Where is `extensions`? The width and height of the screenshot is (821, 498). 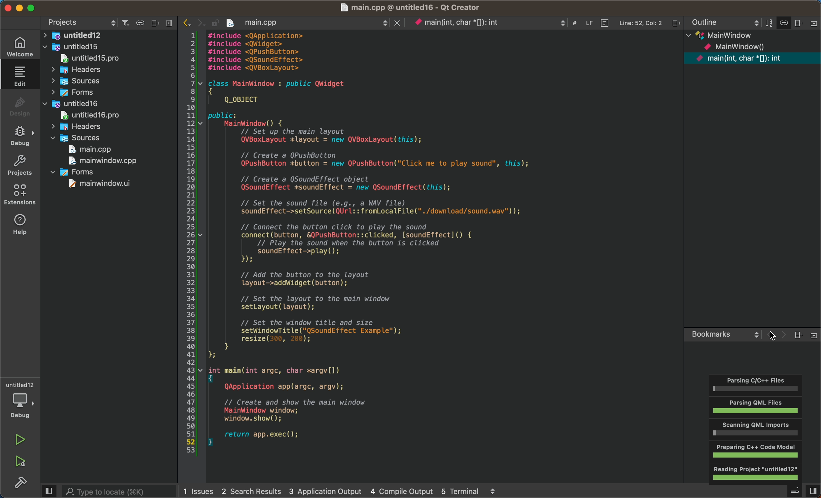 extensions is located at coordinates (22, 194).